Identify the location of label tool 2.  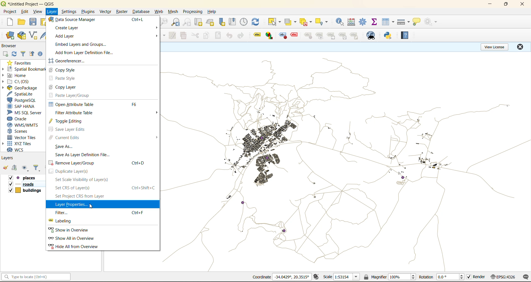
(270, 36).